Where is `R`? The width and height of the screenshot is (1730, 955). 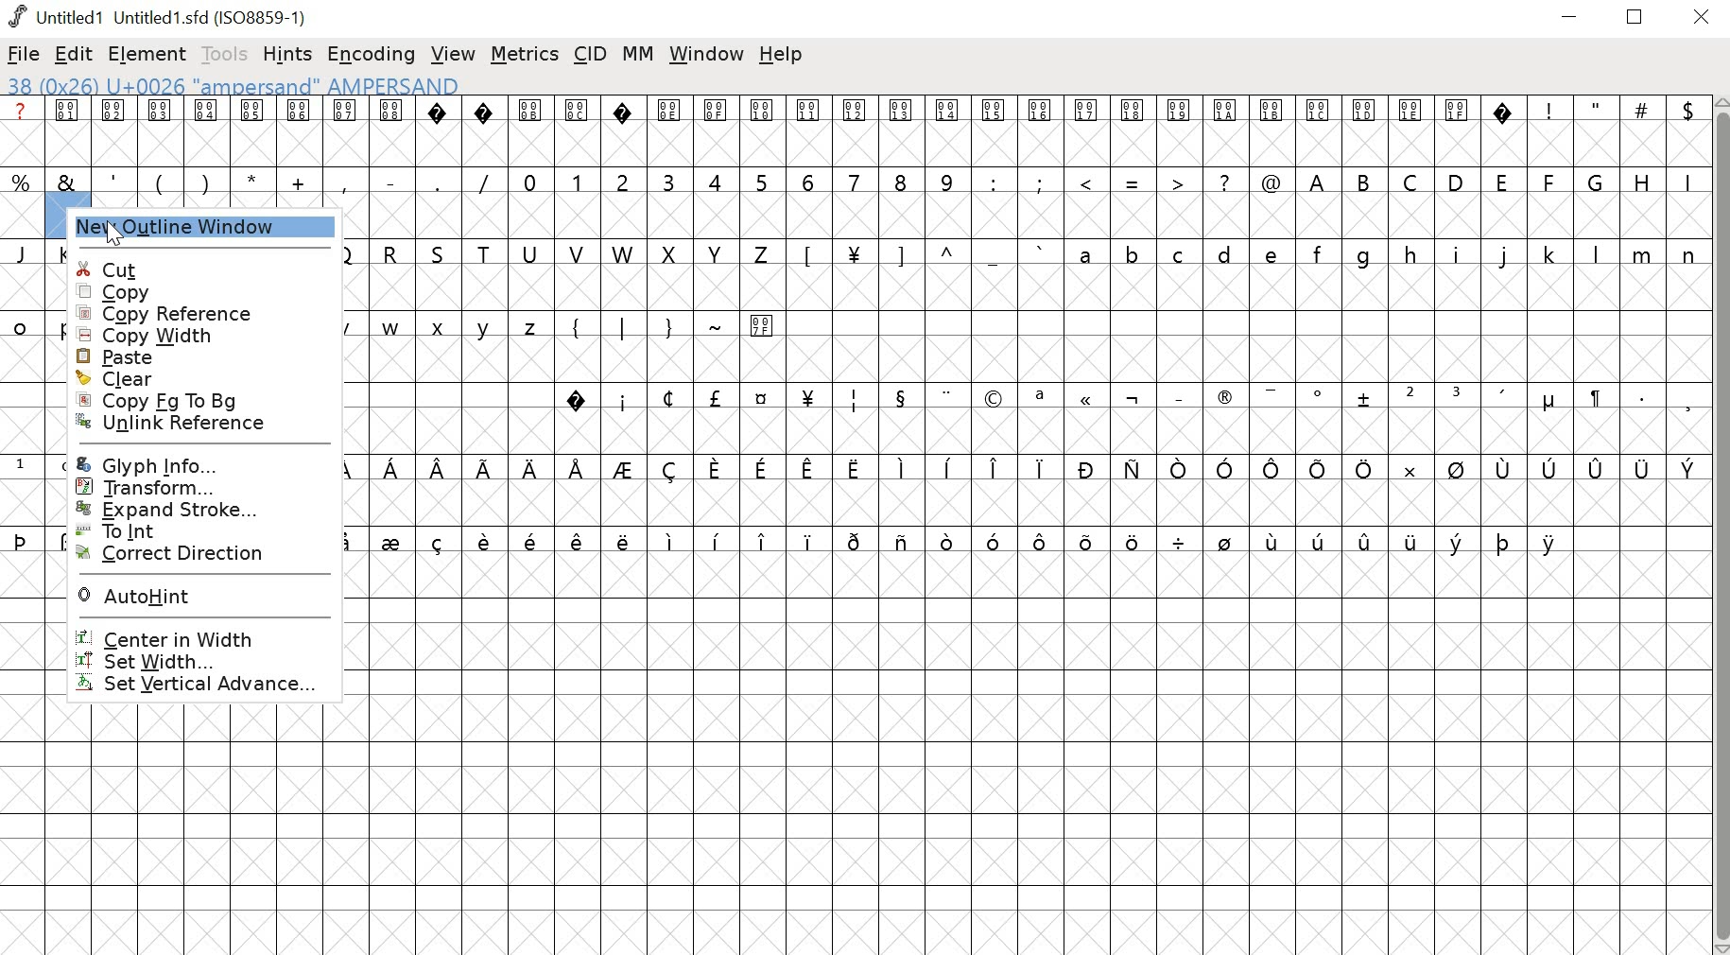
R is located at coordinates (391, 251).